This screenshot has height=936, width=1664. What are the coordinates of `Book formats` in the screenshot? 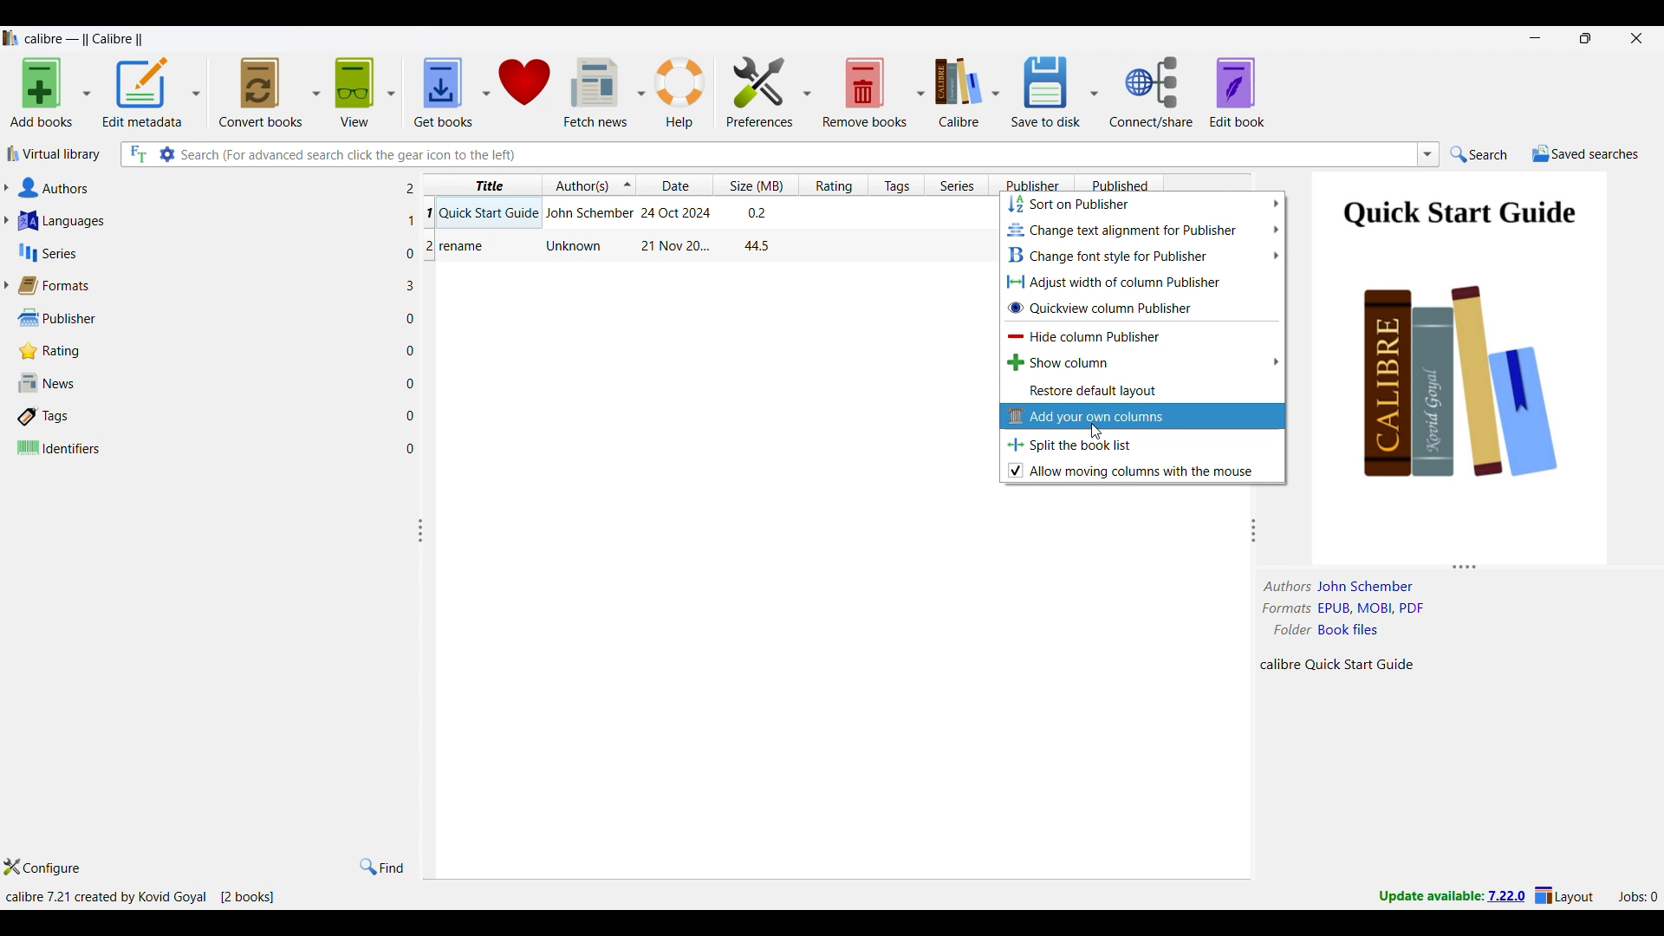 It's located at (1355, 608).